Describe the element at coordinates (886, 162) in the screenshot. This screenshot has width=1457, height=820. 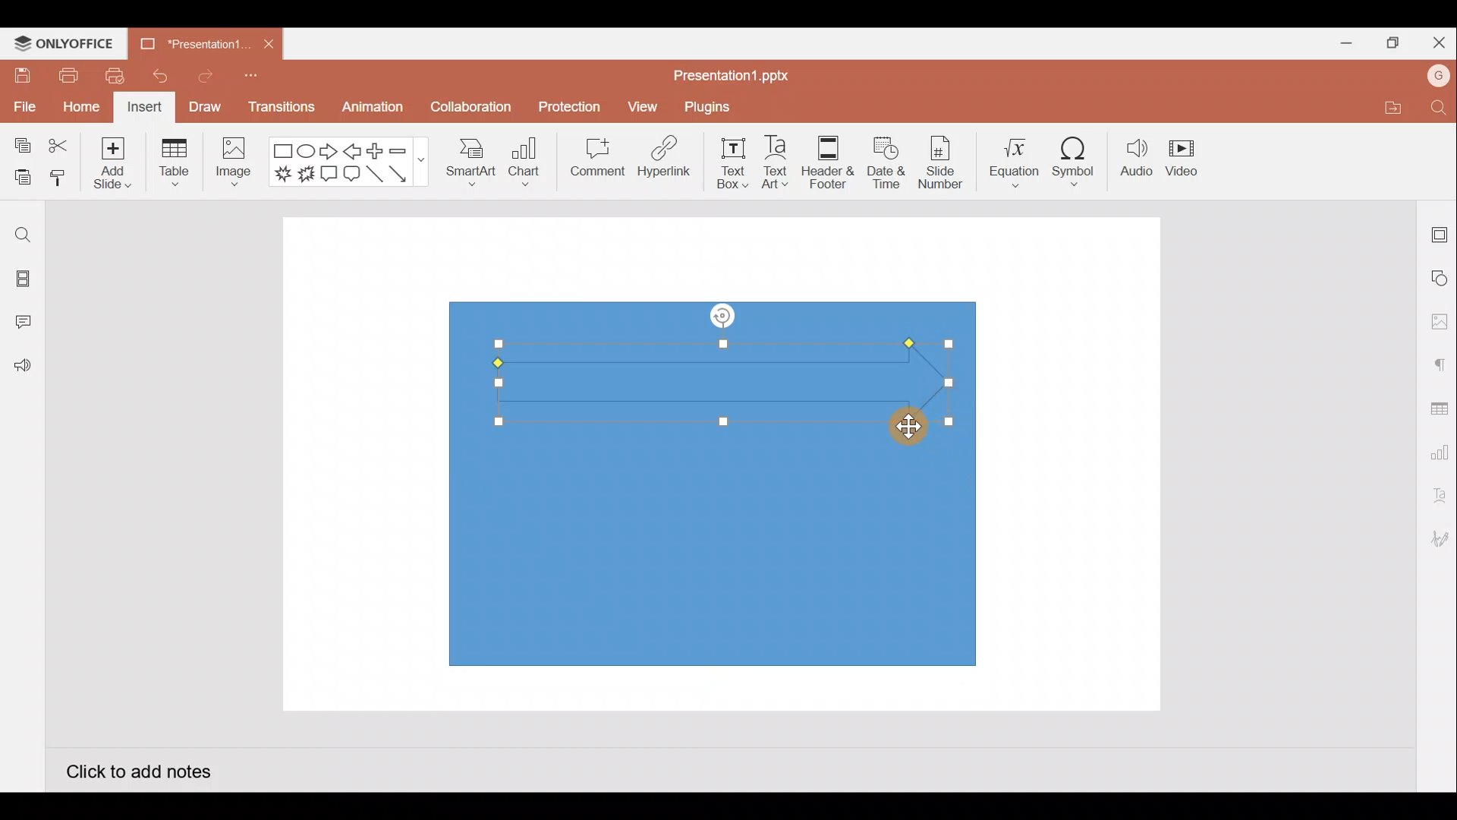
I see `Date & time` at that location.